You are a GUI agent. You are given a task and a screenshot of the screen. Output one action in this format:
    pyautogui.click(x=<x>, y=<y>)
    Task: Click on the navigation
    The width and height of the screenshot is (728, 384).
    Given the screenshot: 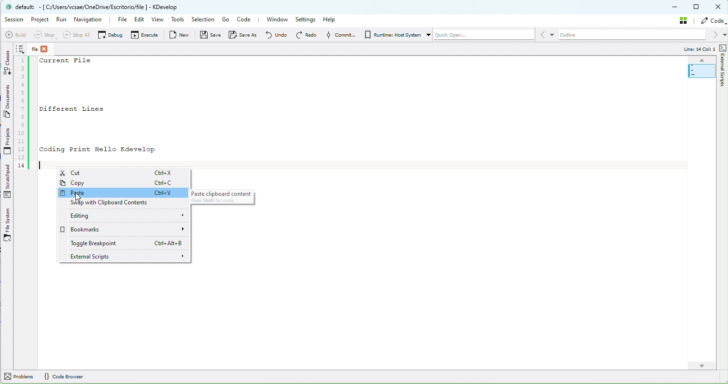 What is the action you would take?
    pyautogui.click(x=89, y=19)
    